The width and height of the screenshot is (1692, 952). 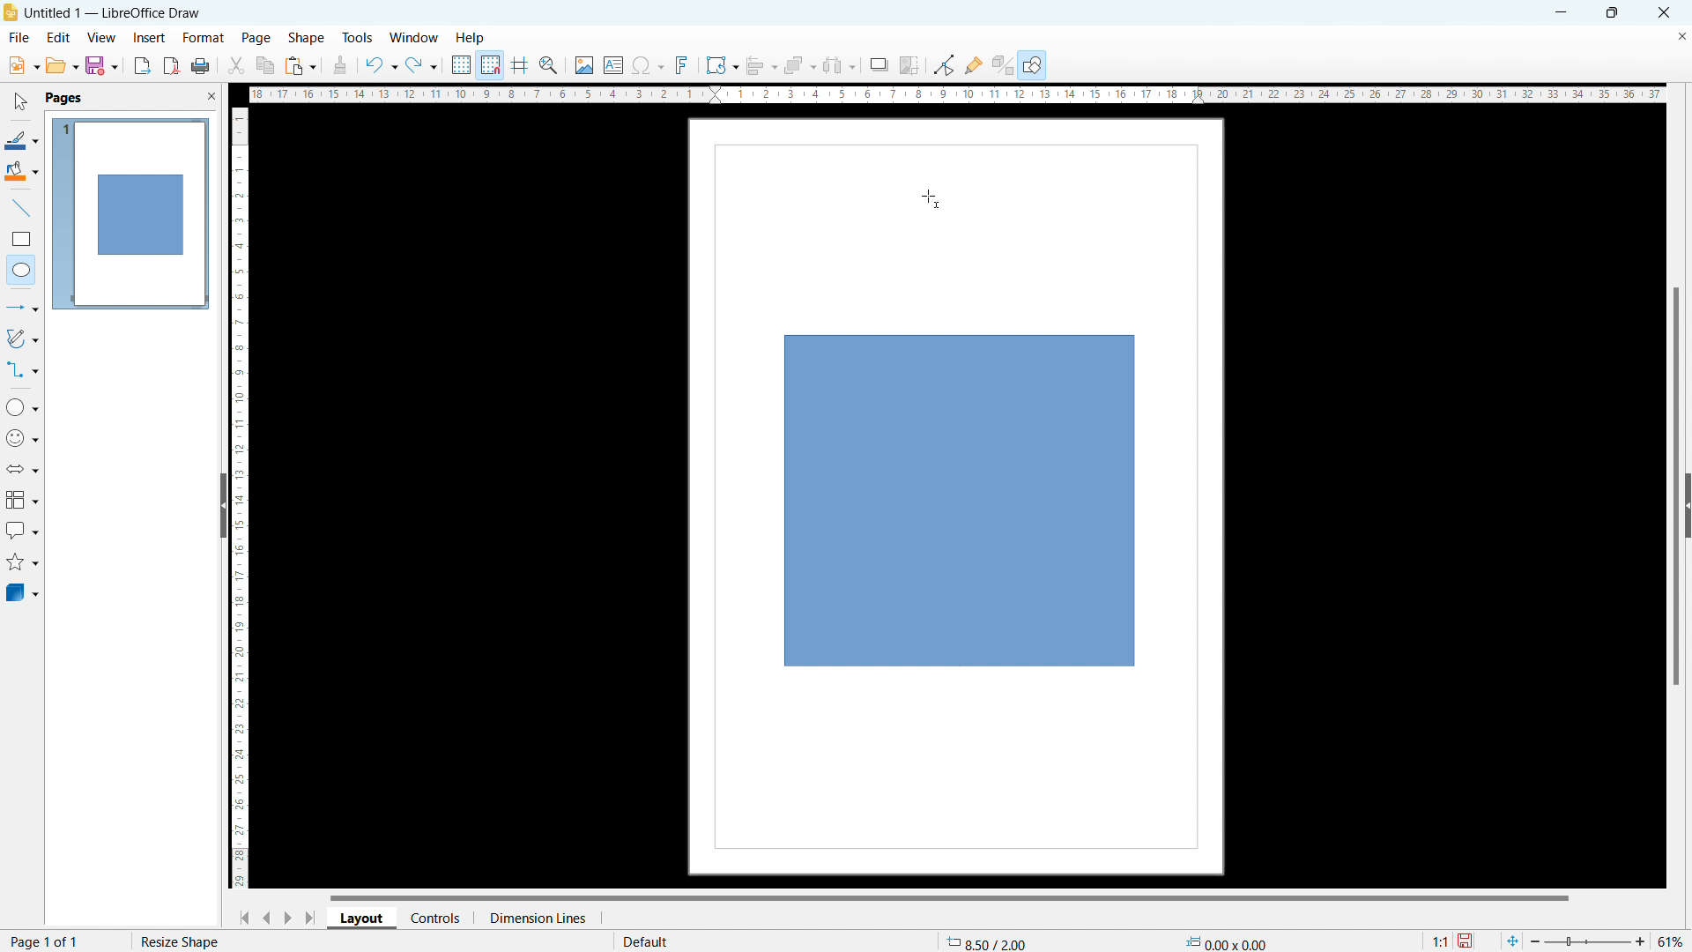 I want to click on dimension of selection, so click(x=1227, y=939).